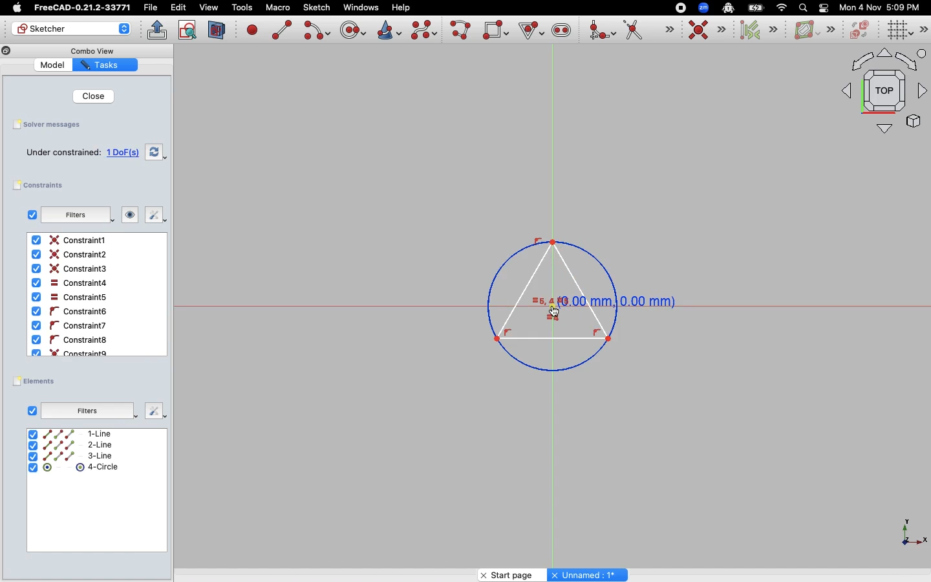 This screenshot has width=931, height=582. What do you see at coordinates (388, 29) in the screenshot?
I see `Create conic` at bounding box center [388, 29].